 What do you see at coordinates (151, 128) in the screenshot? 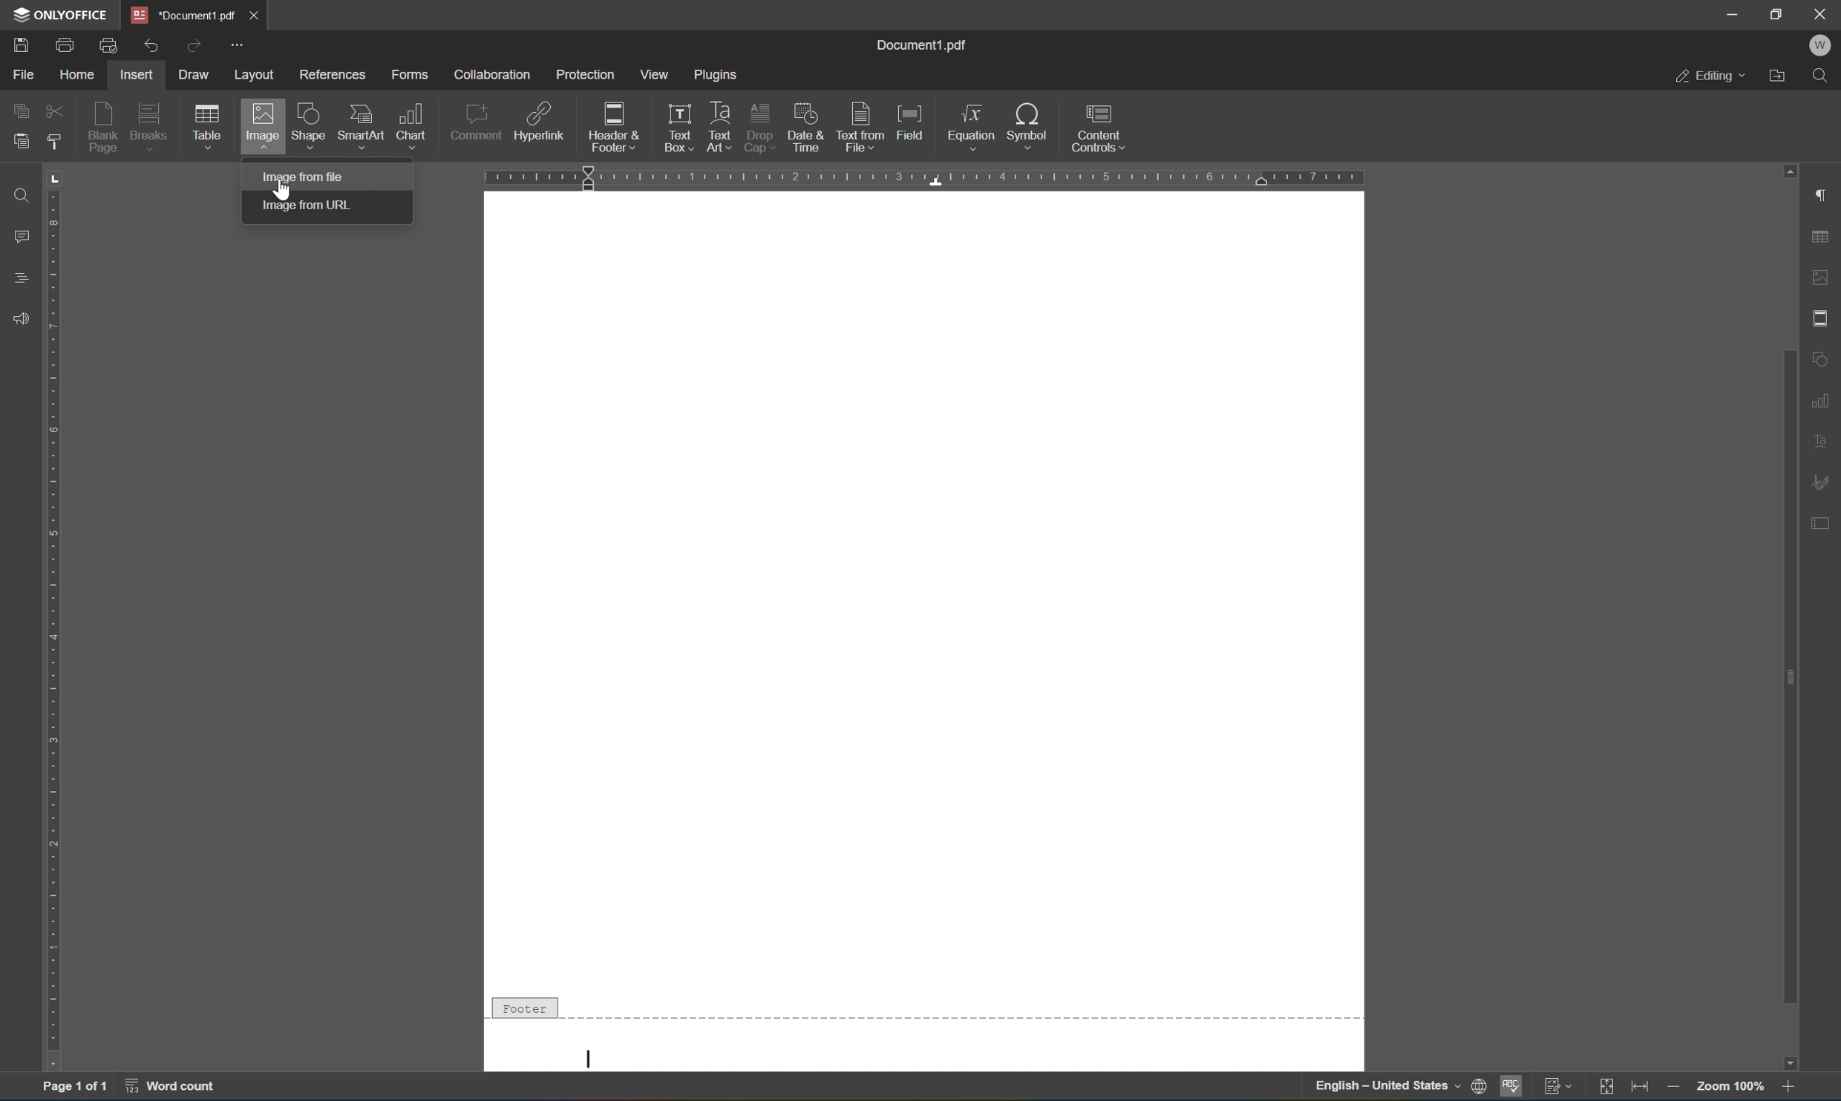
I see `breaks` at bounding box center [151, 128].